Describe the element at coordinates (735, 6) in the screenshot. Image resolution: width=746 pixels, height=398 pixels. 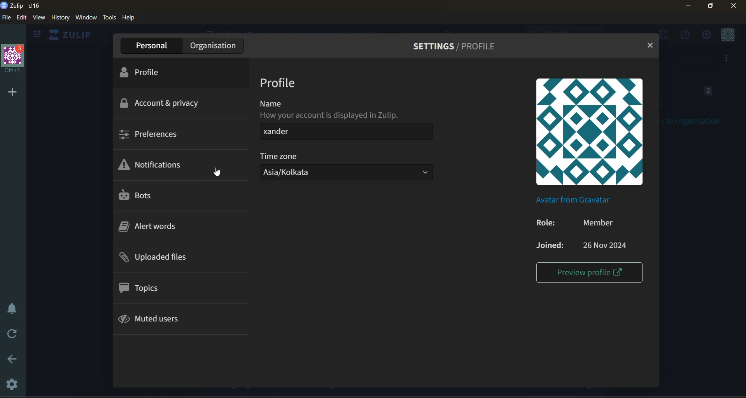
I see `close` at that location.